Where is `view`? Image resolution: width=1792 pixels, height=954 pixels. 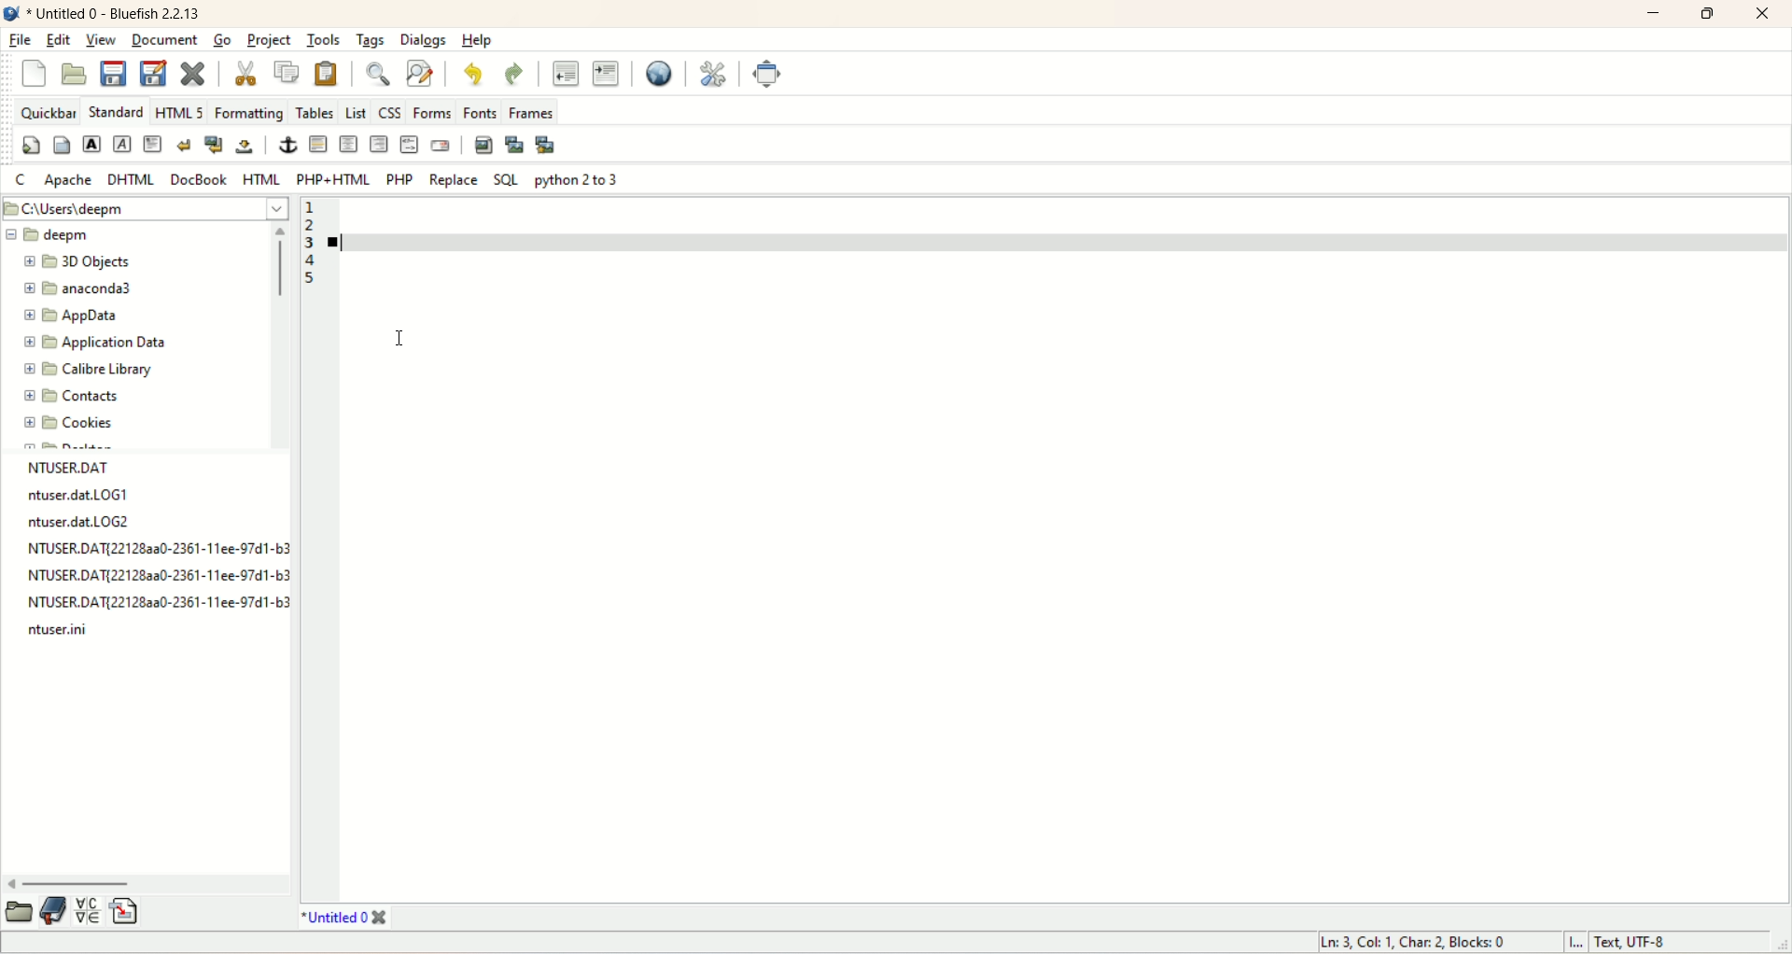
view is located at coordinates (101, 42).